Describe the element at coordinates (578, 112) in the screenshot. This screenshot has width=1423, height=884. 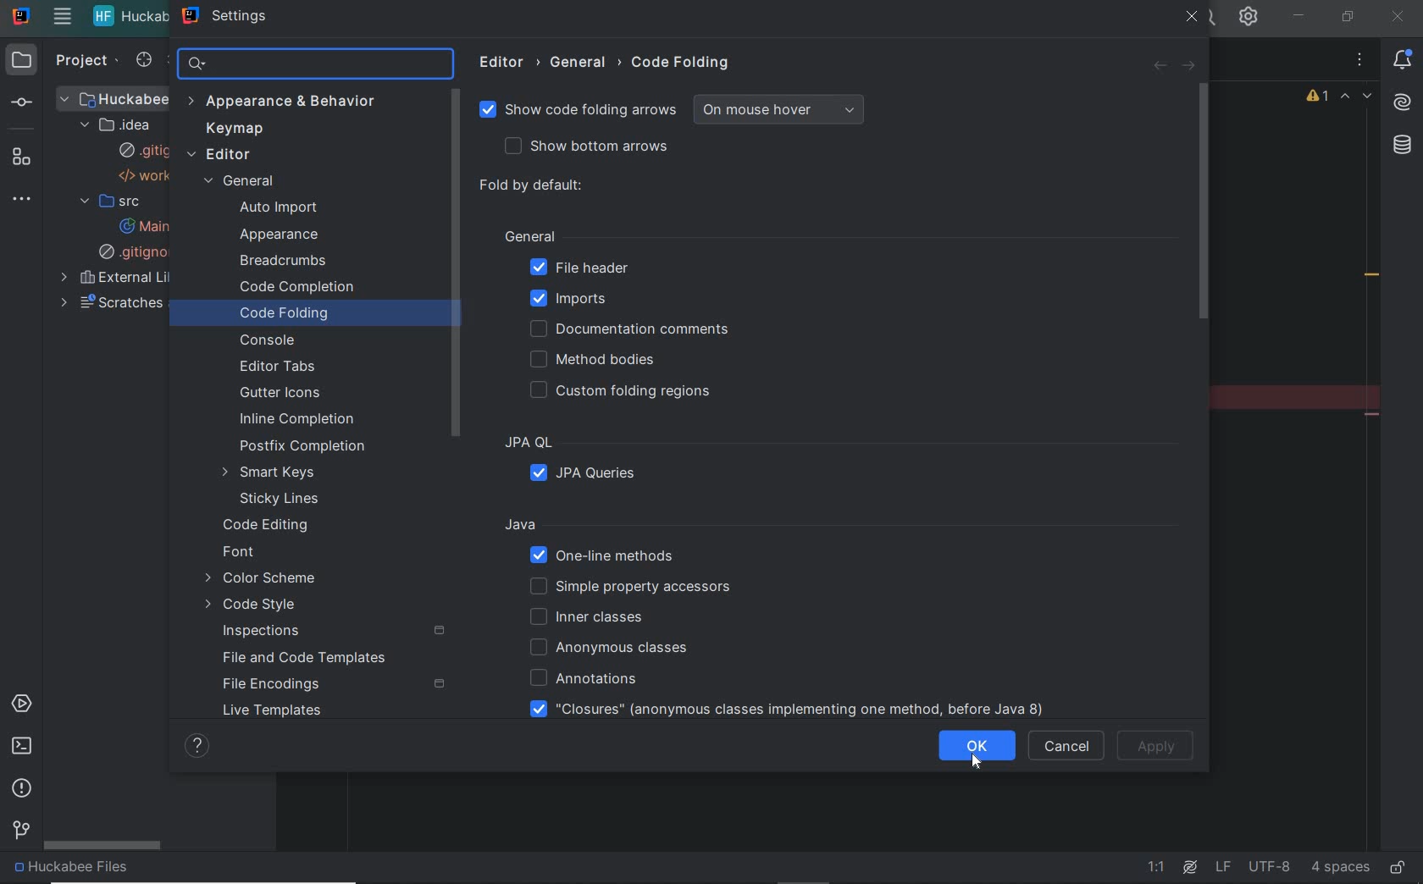
I see `show code folding arrows selected` at that location.